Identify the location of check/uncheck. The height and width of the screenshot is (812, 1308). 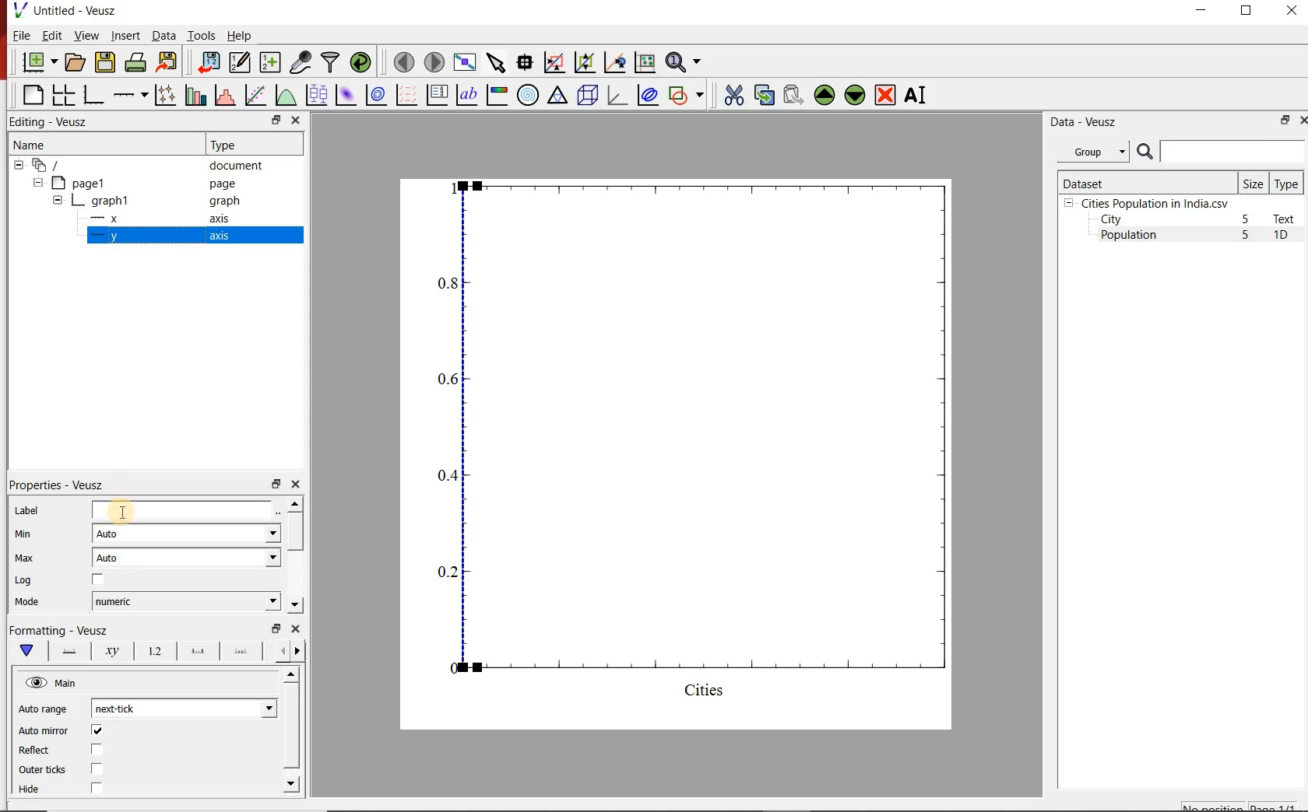
(96, 790).